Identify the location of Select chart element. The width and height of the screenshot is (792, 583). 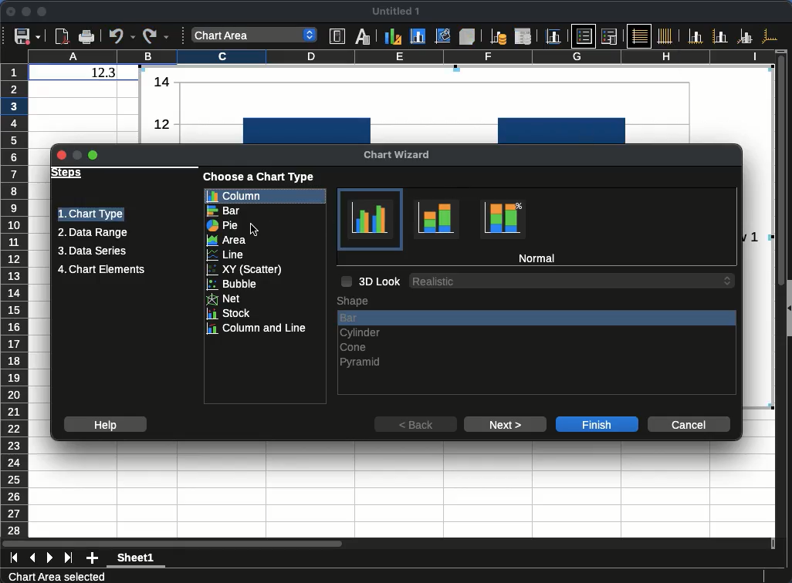
(255, 35).